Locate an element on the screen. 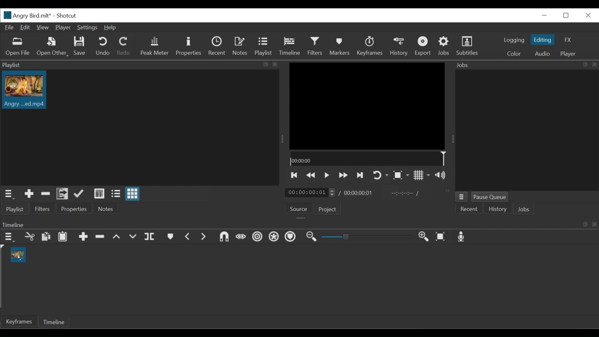 This screenshot has height=337, width=599. Player is located at coordinates (63, 27).